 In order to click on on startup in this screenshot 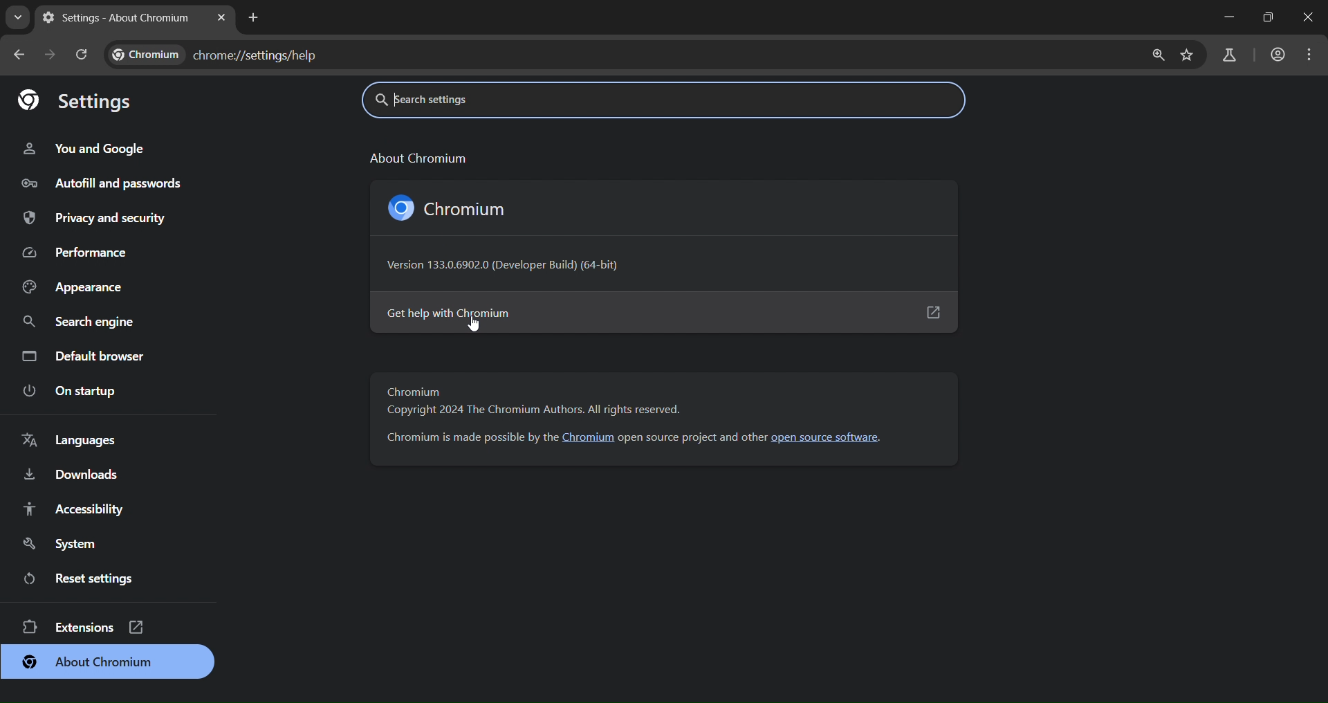, I will do `click(68, 389)`.